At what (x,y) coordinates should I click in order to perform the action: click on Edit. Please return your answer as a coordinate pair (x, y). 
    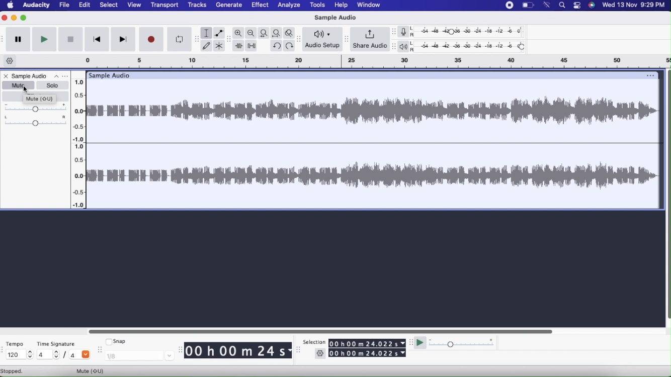
    Looking at the image, I should click on (85, 6).